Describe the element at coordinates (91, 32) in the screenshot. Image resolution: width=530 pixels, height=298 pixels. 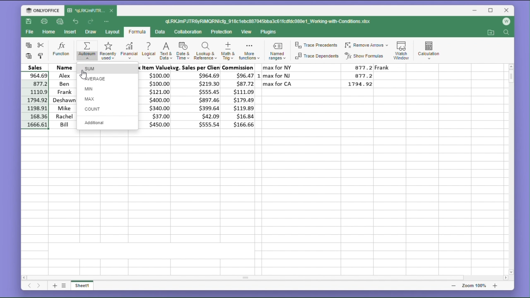
I see `draw` at that location.